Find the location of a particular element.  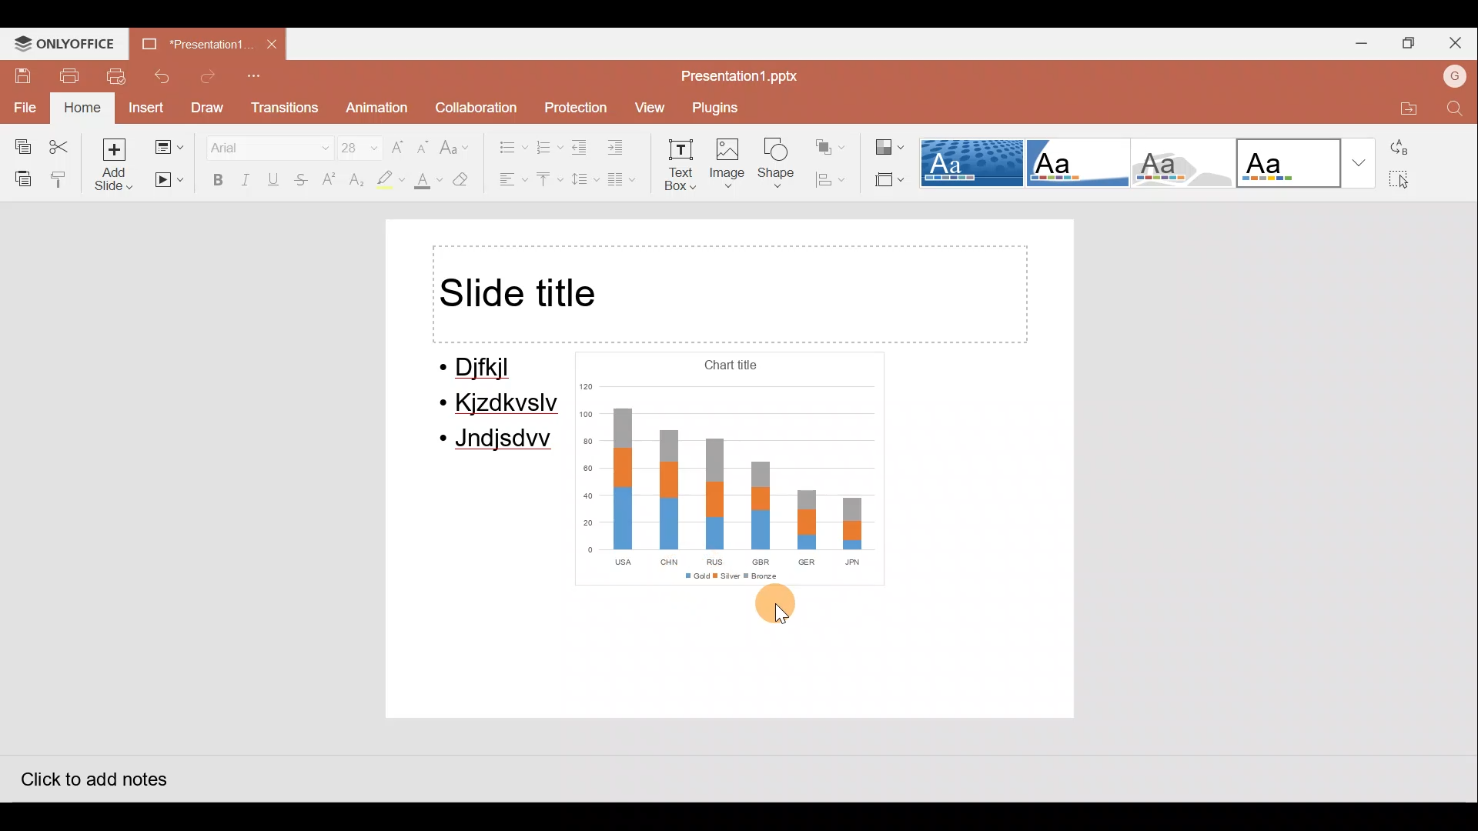

Decrease font size is located at coordinates (425, 142).